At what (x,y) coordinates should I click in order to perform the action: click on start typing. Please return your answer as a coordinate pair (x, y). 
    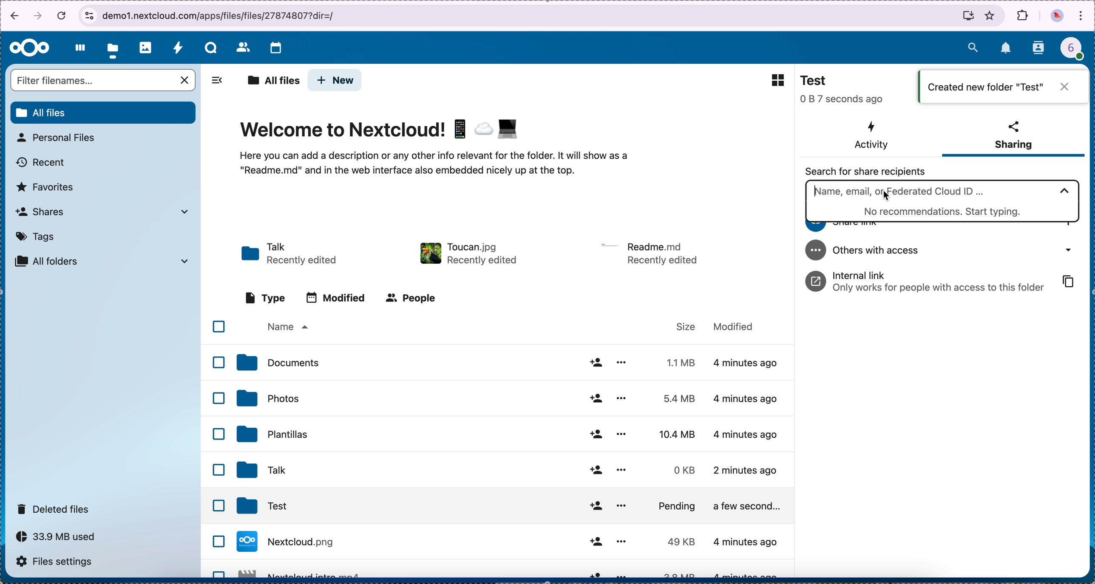
    Looking at the image, I should click on (945, 214).